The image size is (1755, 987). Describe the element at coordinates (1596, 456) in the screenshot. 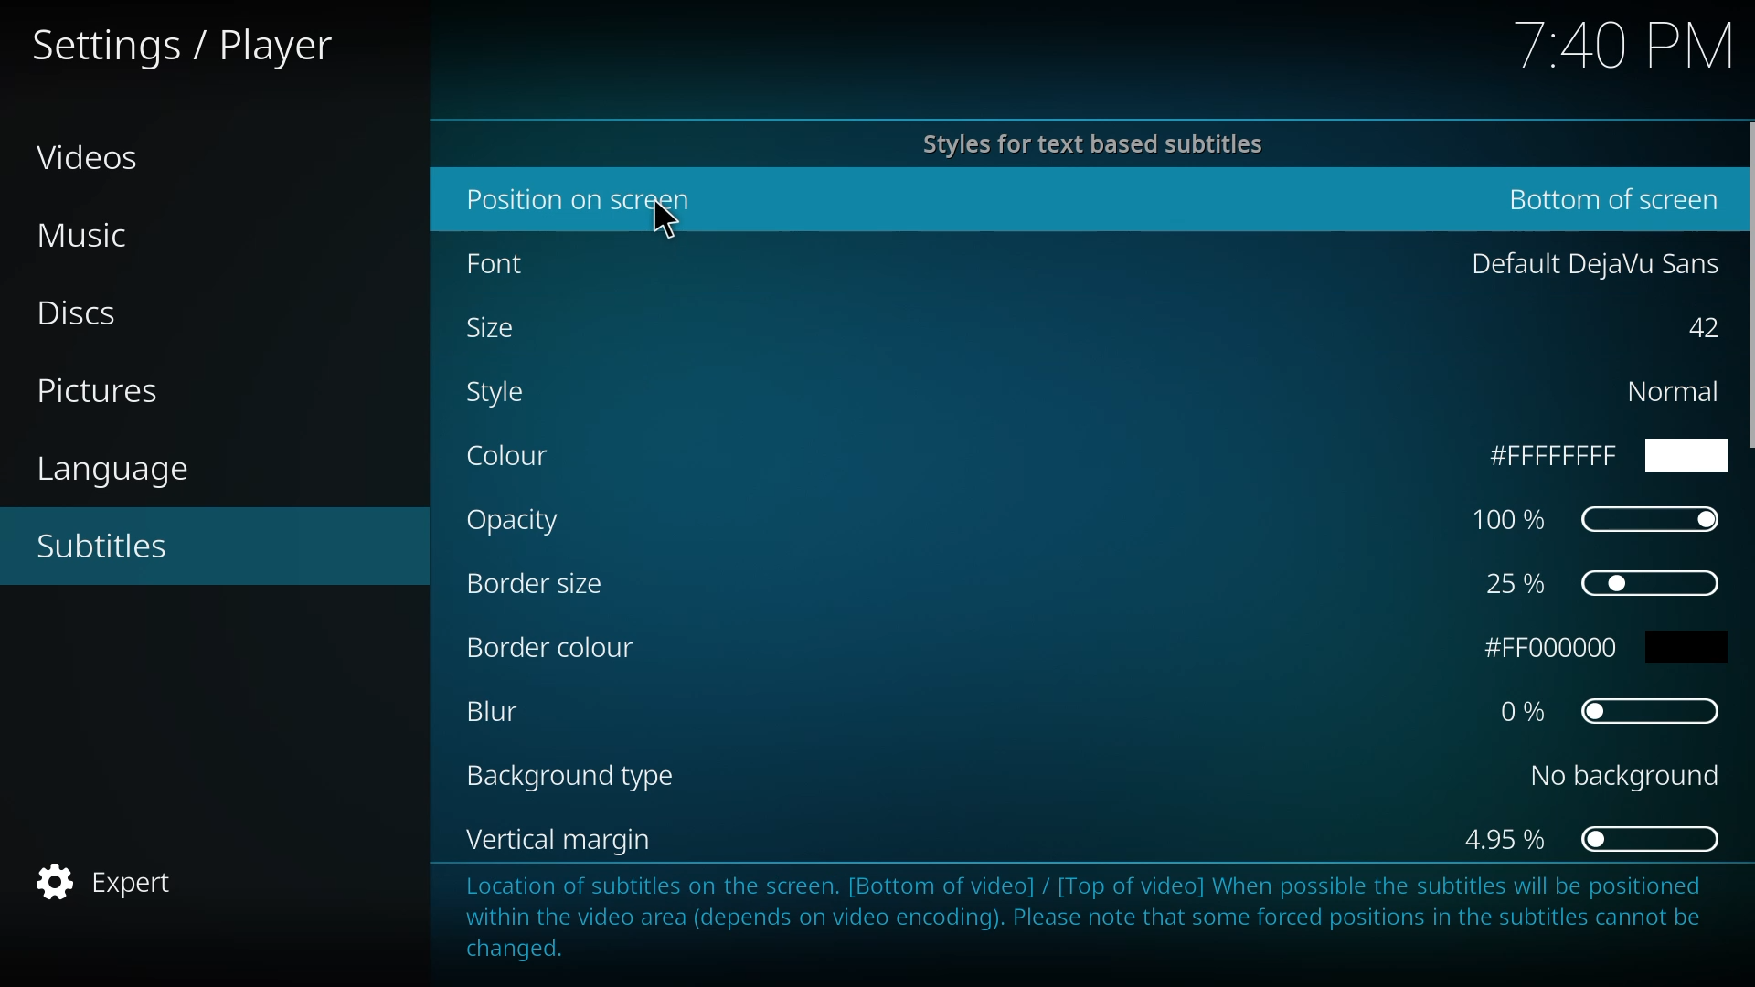

I see `ffff` at that location.